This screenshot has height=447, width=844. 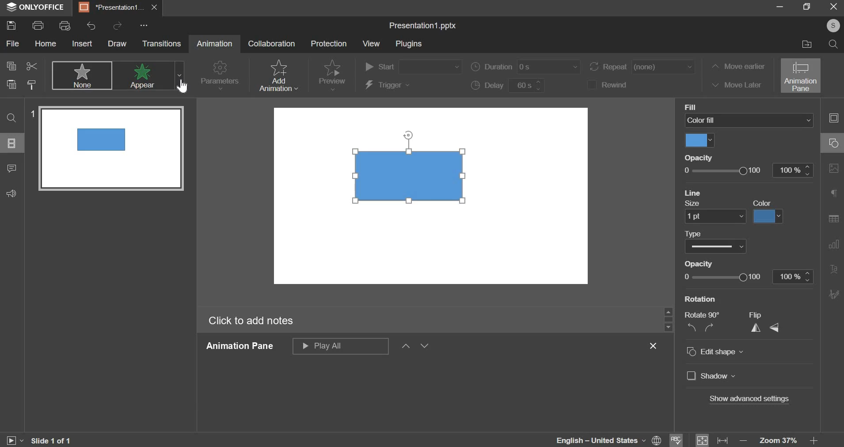 What do you see at coordinates (40, 26) in the screenshot?
I see `print` at bounding box center [40, 26].